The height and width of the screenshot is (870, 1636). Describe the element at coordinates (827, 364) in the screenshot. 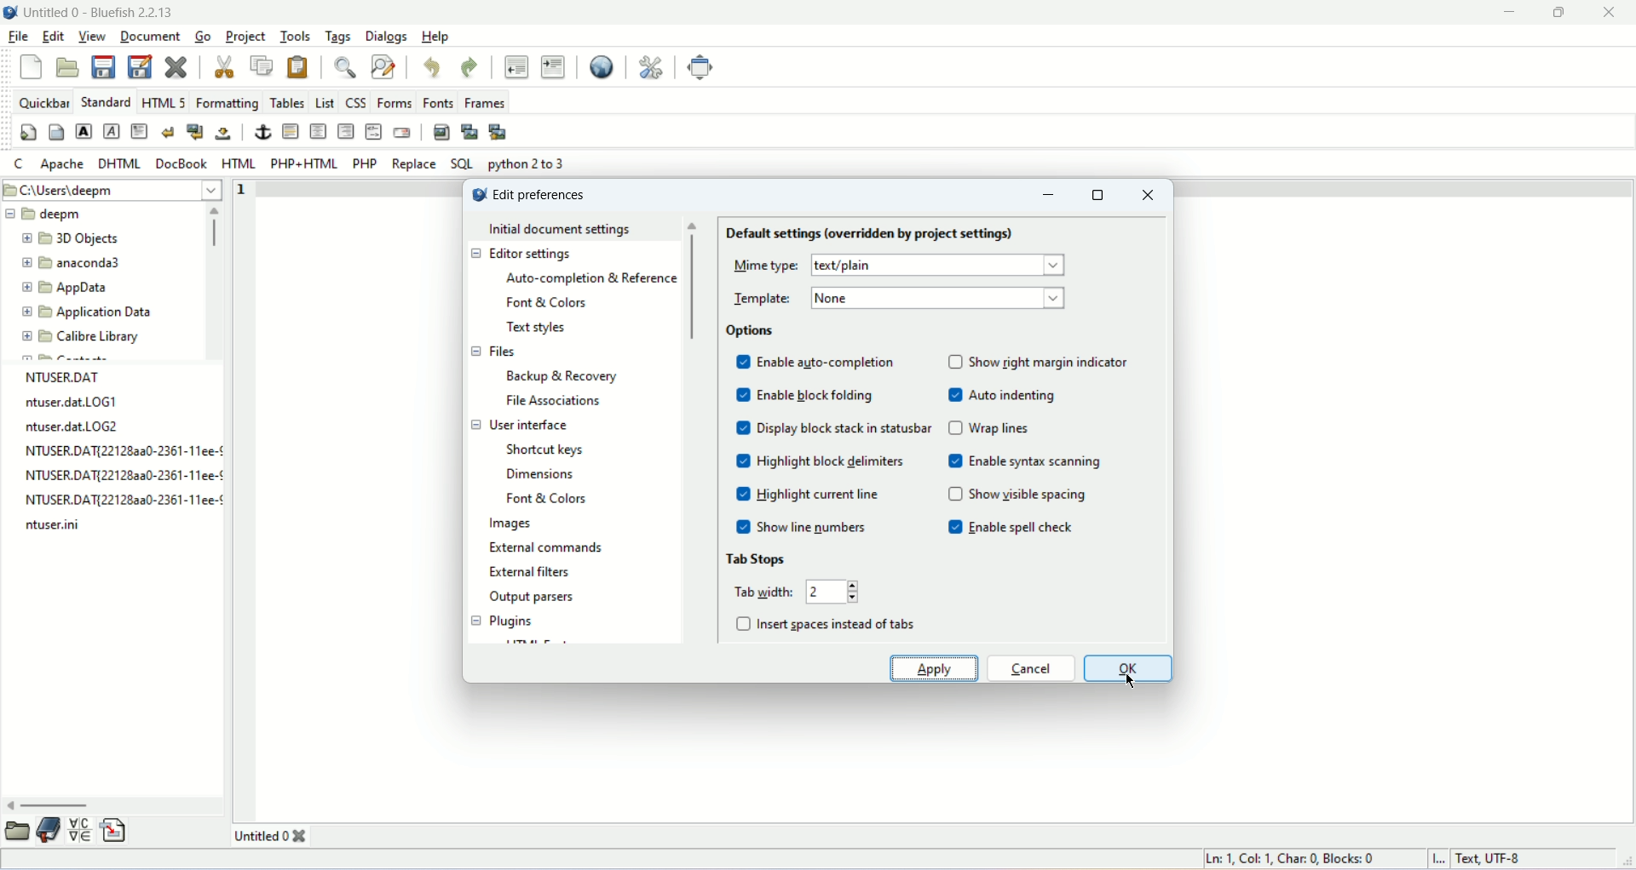

I see `enable auto-completion` at that location.